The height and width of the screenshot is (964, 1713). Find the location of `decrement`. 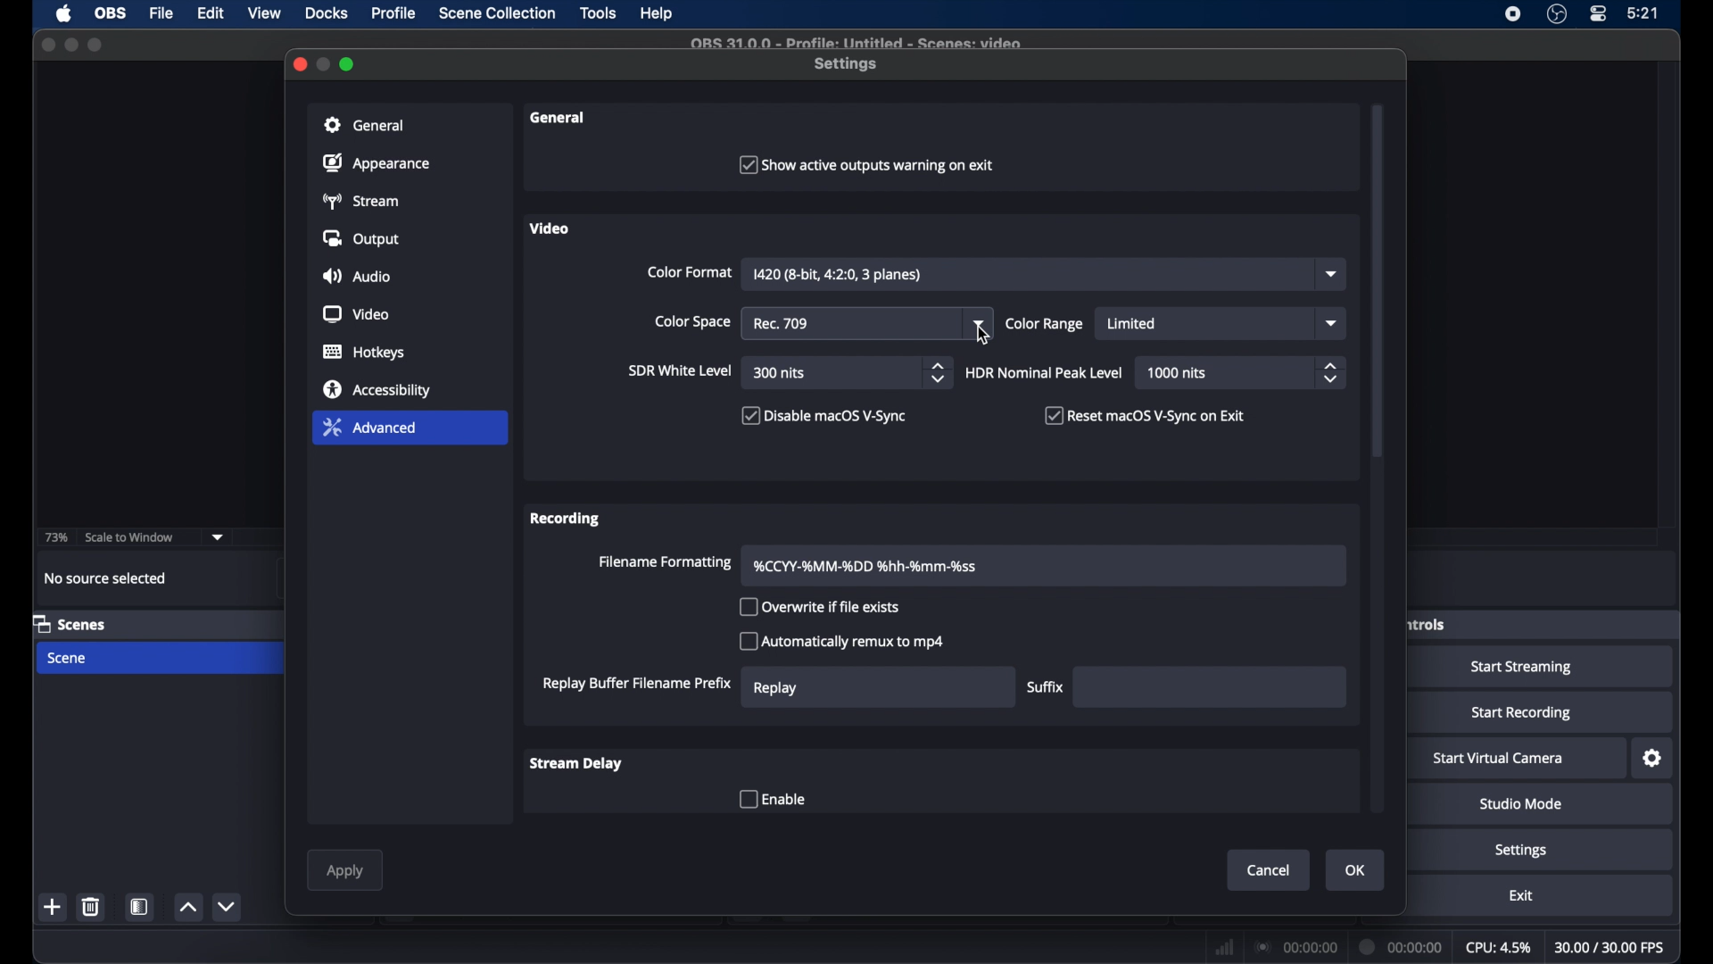

decrement is located at coordinates (229, 906).